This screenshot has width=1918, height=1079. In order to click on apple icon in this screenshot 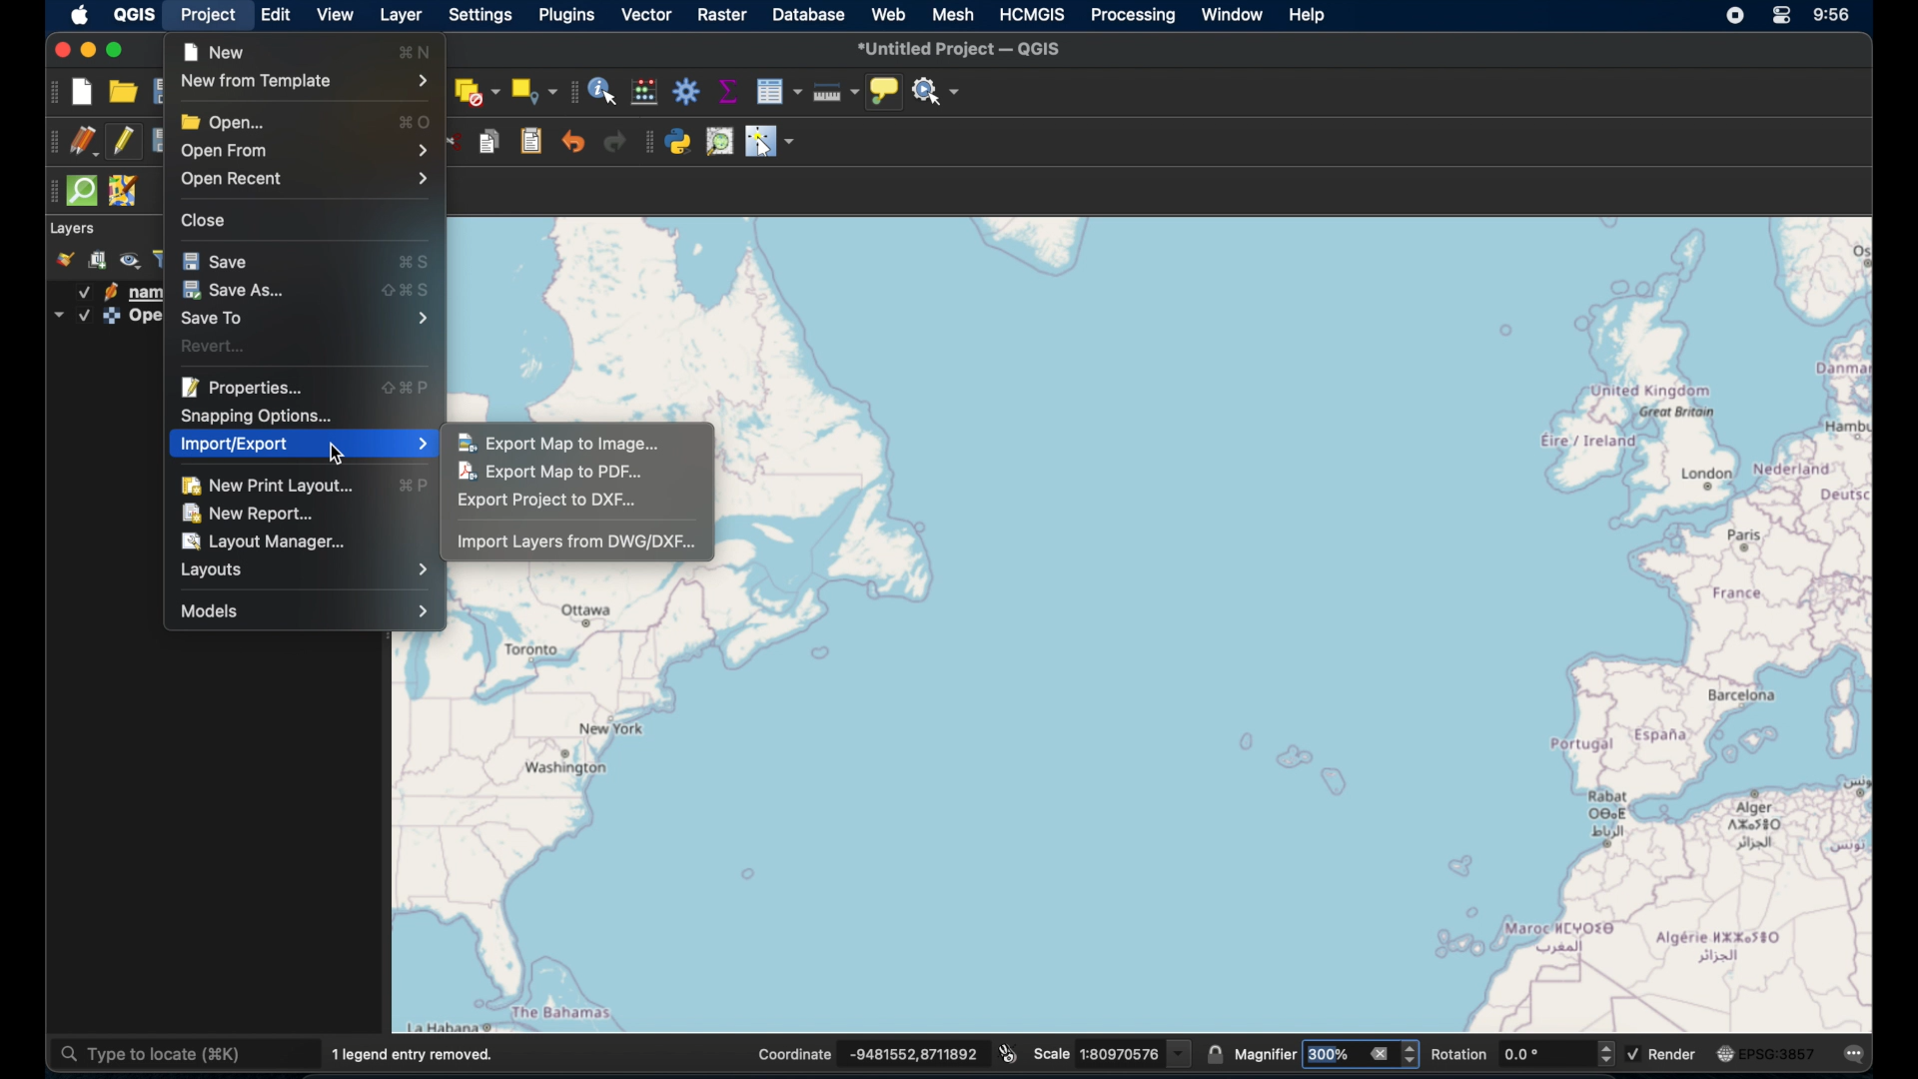, I will do `click(80, 16)`.